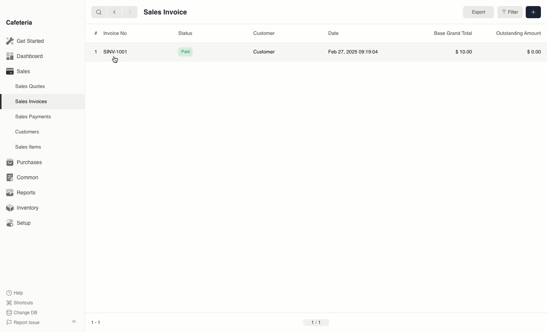 The width and height of the screenshot is (547, 332). Describe the element at coordinates (185, 33) in the screenshot. I see `Status` at that location.